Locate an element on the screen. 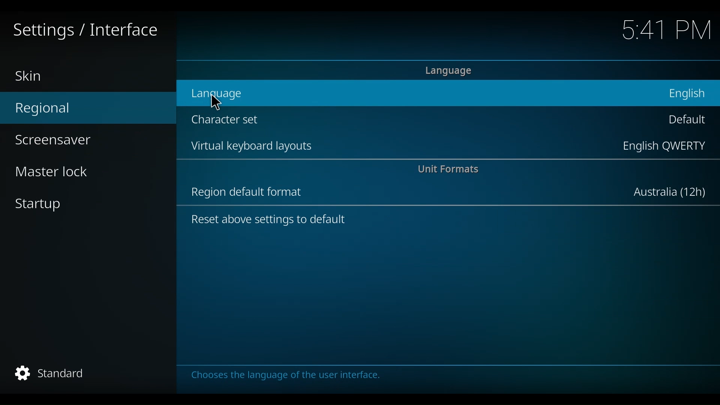 This screenshot has width=720, height=405. language is located at coordinates (213, 101).